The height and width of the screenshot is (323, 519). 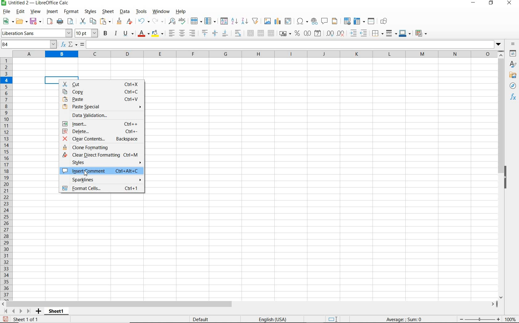 What do you see at coordinates (402, 319) in the screenshot?
I see `Average:; Sum:0` at bounding box center [402, 319].